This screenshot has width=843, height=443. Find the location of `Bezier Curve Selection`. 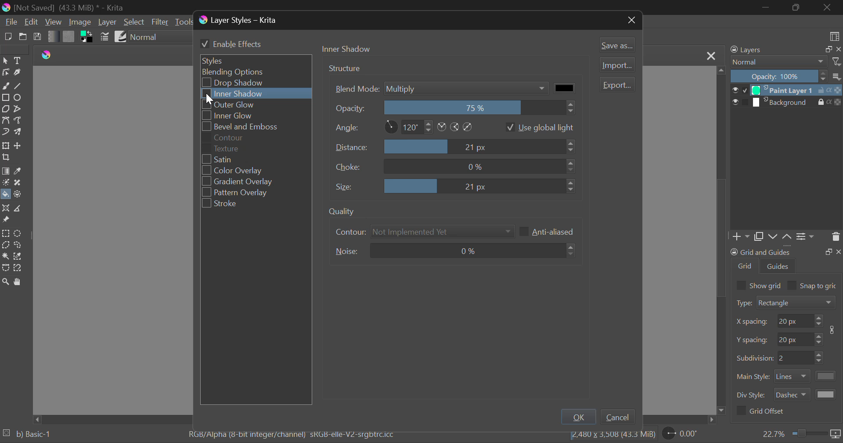

Bezier Curve Selection is located at coordinates (5, 268).